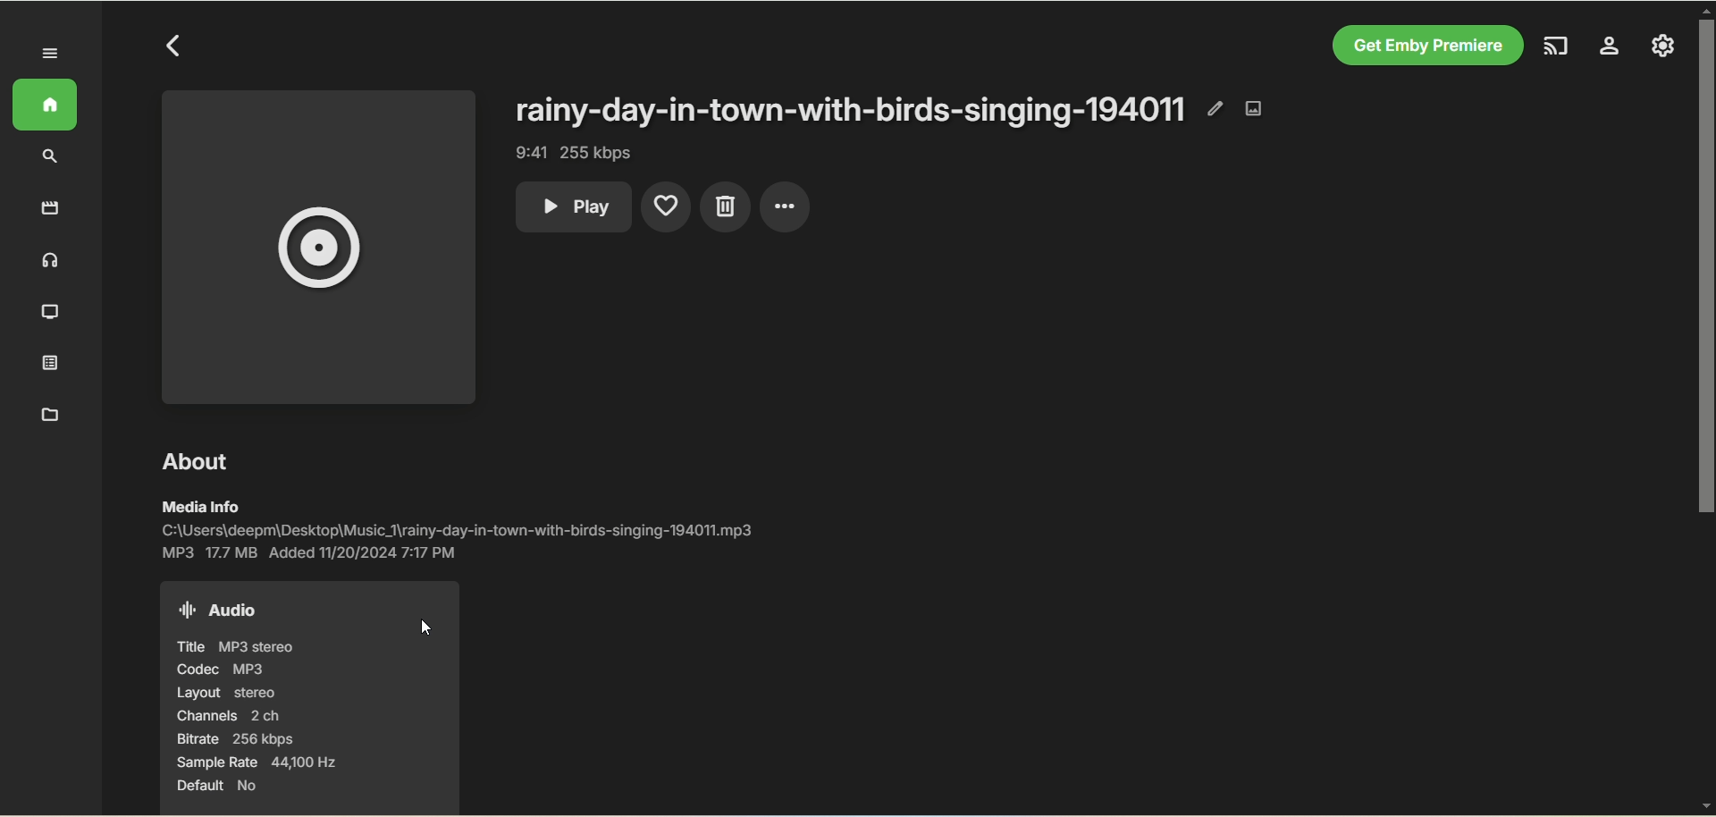  Describe the element at coordinates (232, 716) in the screenshot. I see `channels 2ch` at that location.